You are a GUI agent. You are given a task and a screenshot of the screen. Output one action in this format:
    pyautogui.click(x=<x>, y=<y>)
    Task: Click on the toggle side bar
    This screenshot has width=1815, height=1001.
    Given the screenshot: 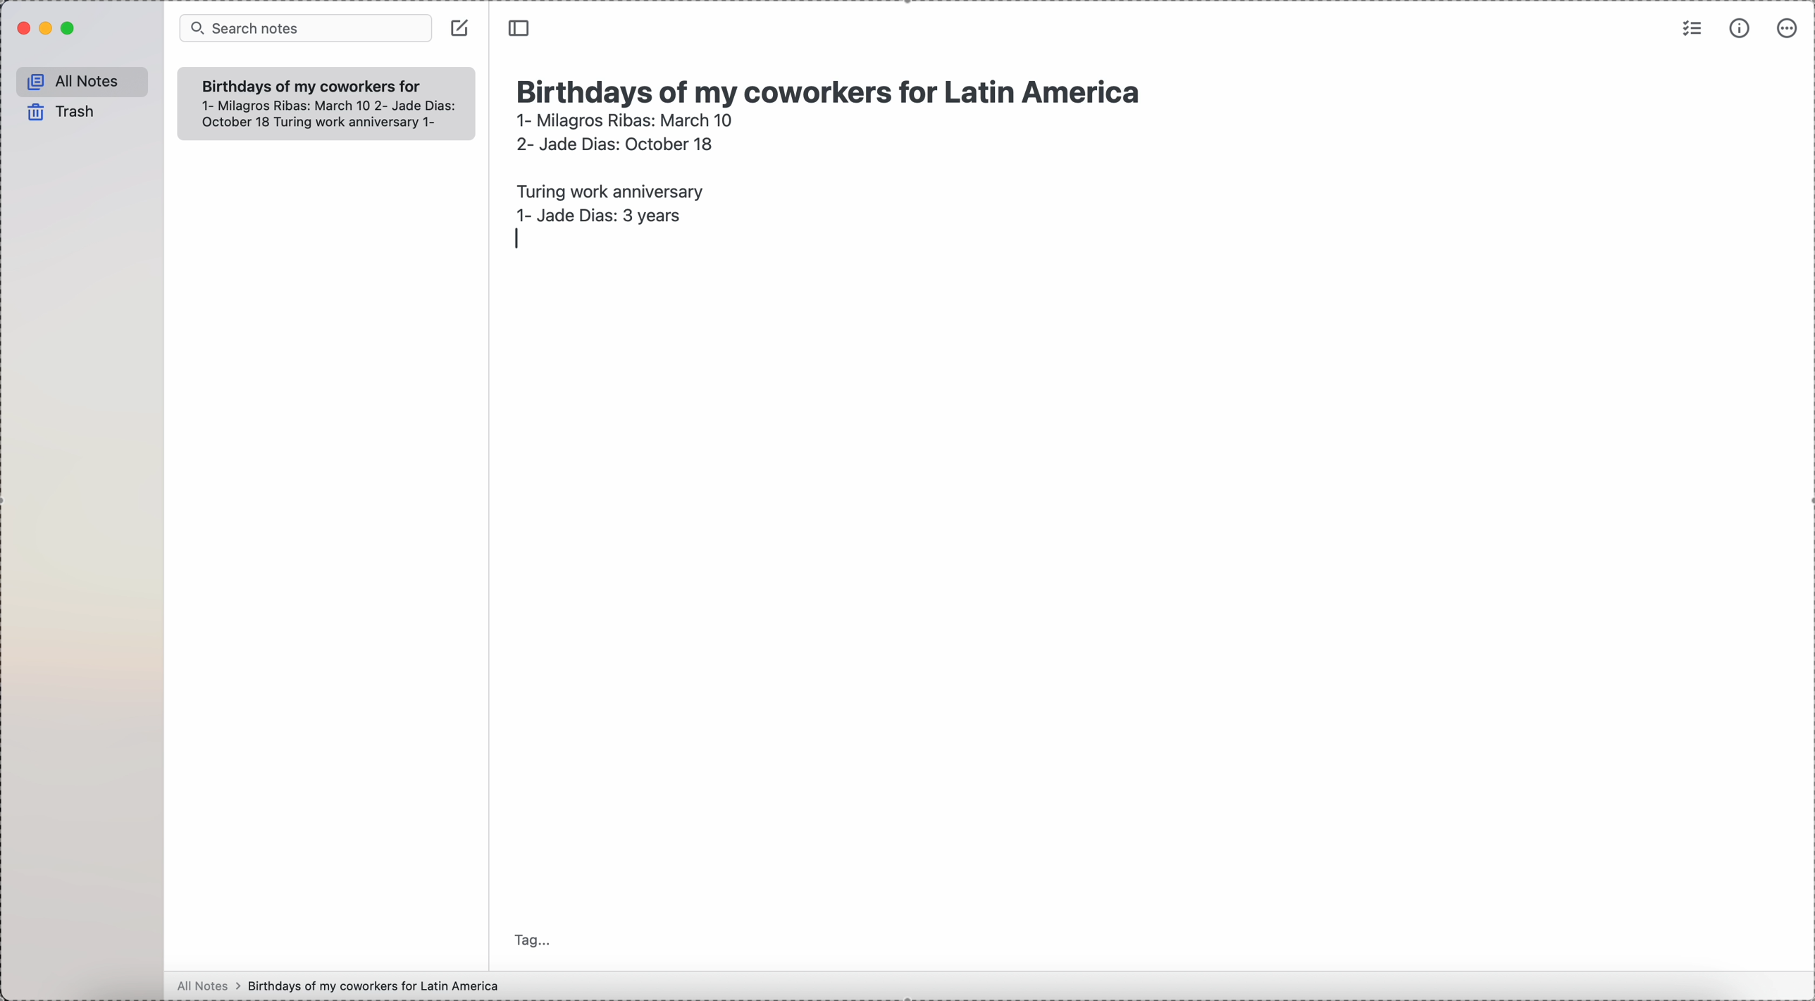 What is the action you would take?
    pyautogui.click(x=521, y=29)
    